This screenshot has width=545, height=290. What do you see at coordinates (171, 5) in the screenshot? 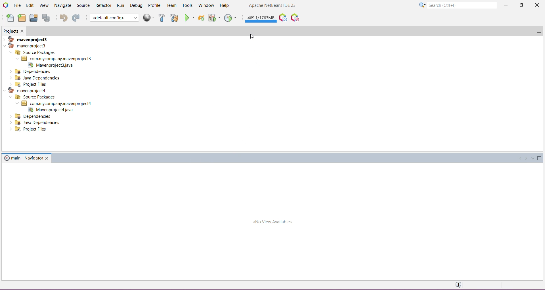
I see `Teams` at bounding box center [171, 5].